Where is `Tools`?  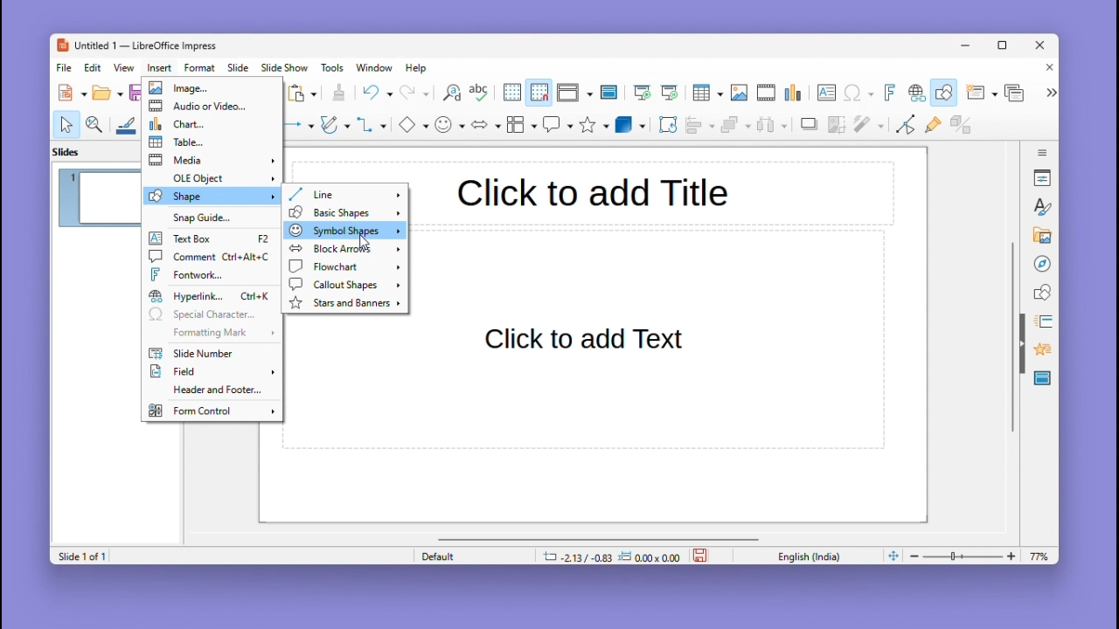
Tools is located at coordinates (335, 67).